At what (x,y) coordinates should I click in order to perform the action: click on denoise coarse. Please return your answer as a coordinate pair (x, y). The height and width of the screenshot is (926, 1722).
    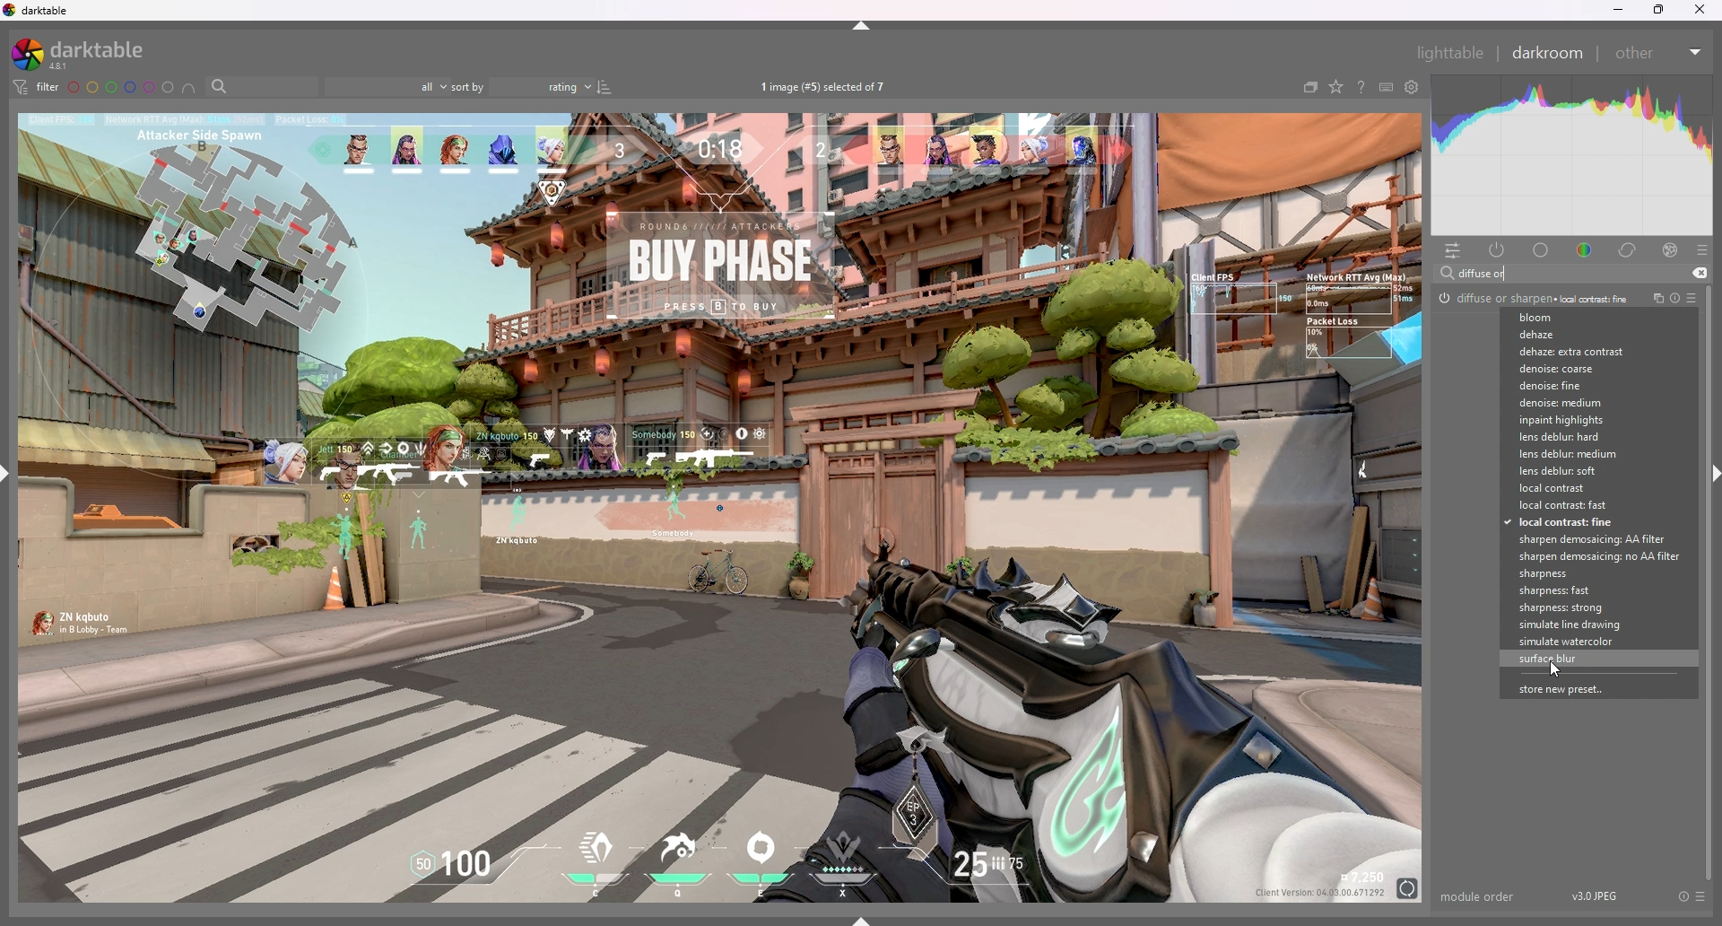
    Looking at the image, I should click on (1583, 369).